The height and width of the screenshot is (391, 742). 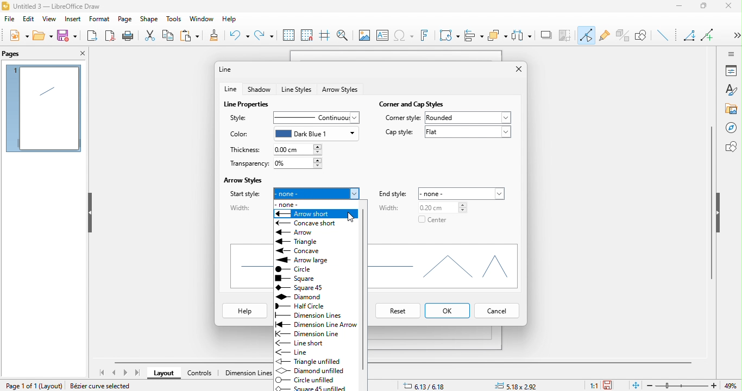 What do you see at coordinates (200, 374) in the screenshot?
I see `controls` at bounding box center [200, 374].